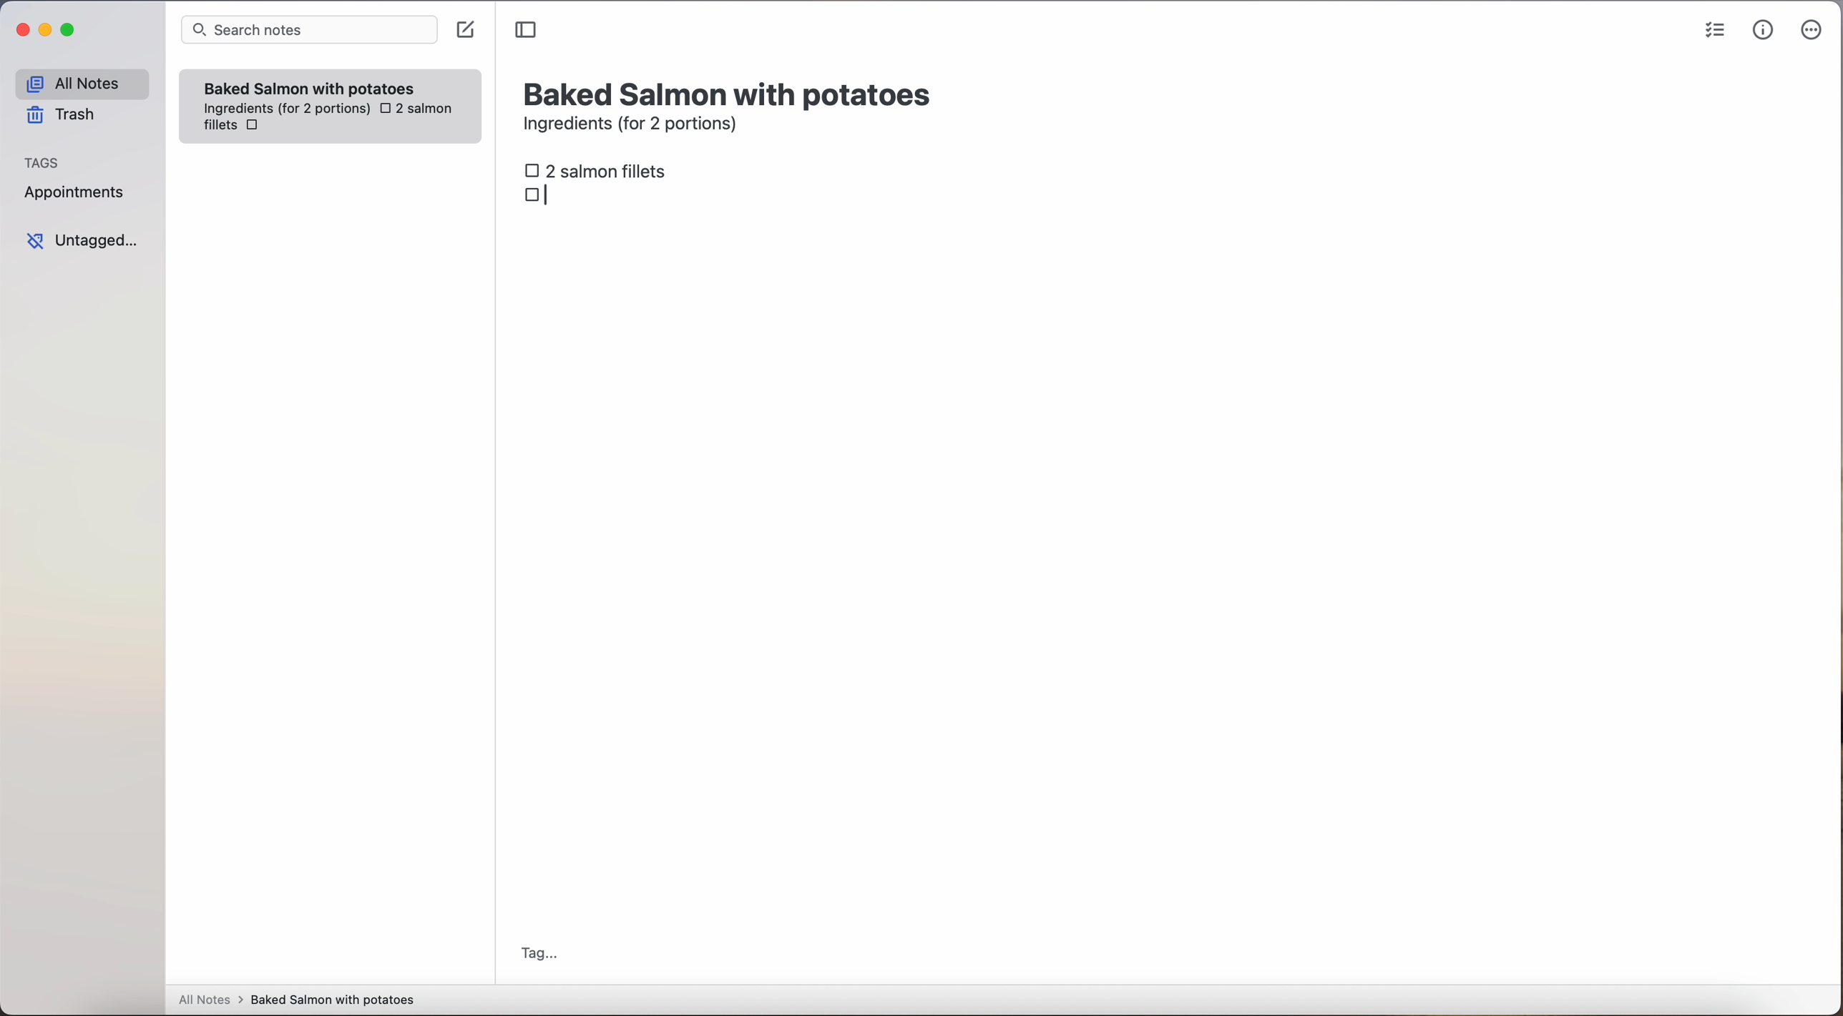 The height and width of the screenshot is (1016, 1843). What do you see at coordinates (221, 126) in the screenshot?
I see `fillets` at bounding box center [221, 126].